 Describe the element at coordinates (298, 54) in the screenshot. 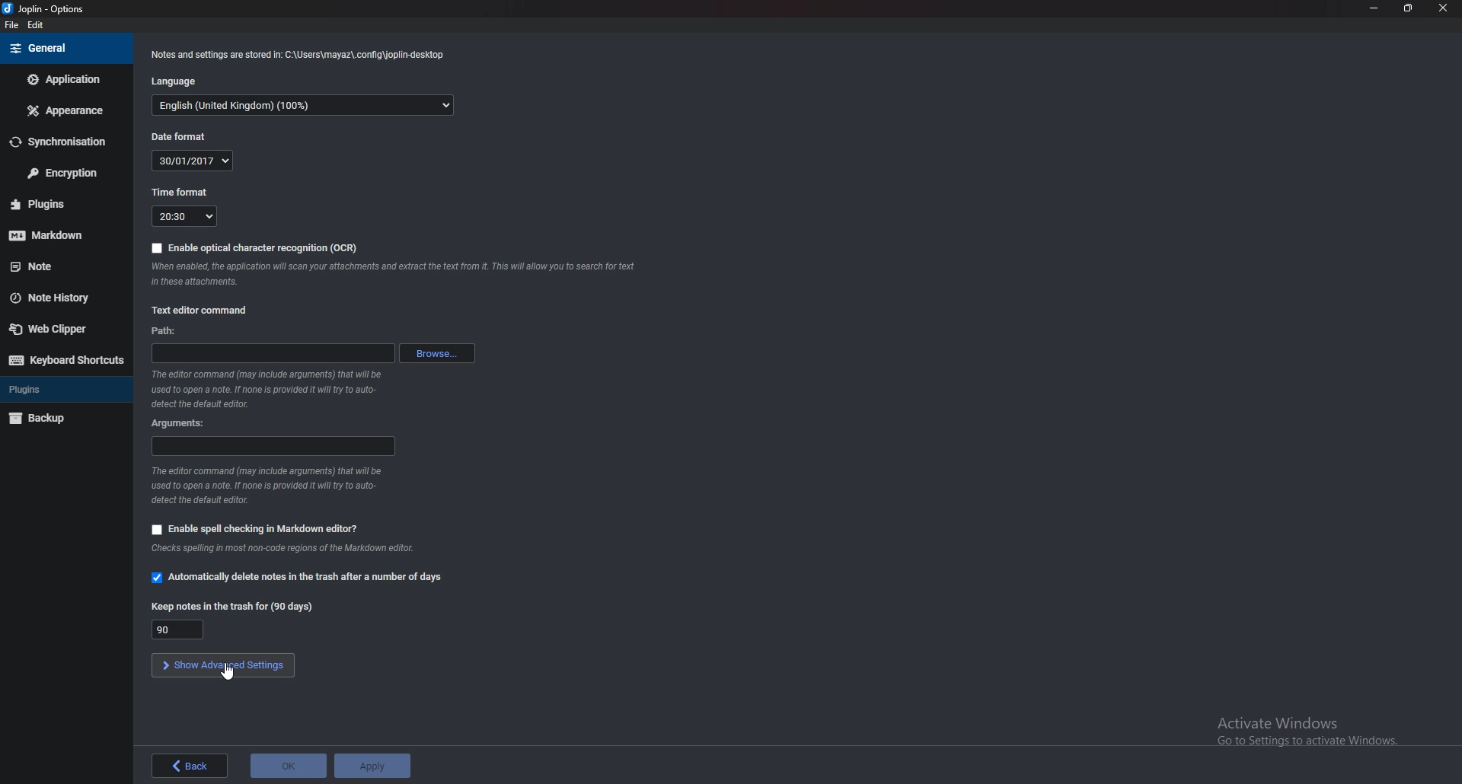

I see `info` at that location.